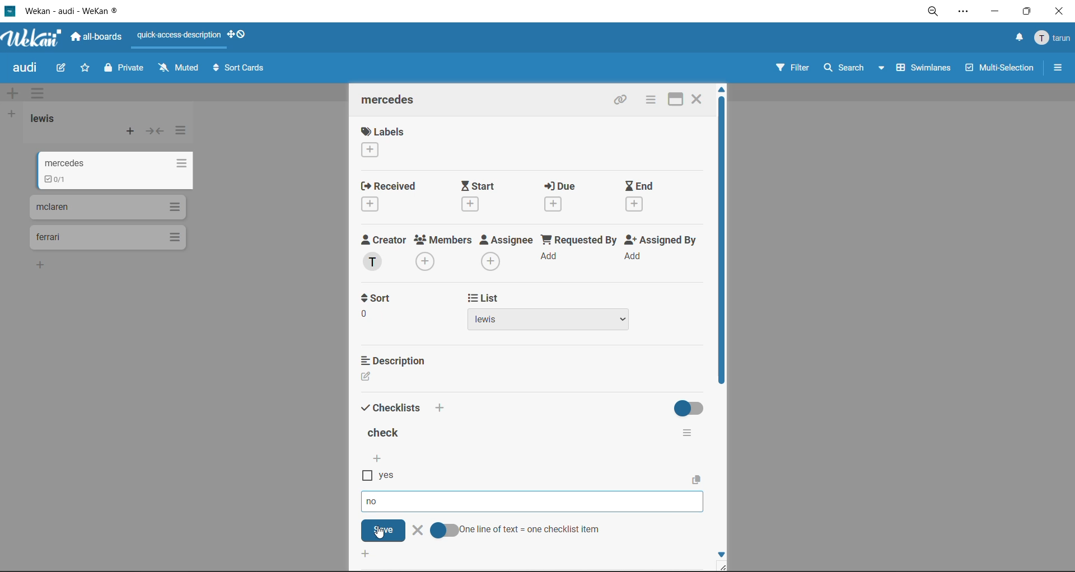 The width and height of the screenshot is (1075, 572). I want to click on add card, so click(131, 134).